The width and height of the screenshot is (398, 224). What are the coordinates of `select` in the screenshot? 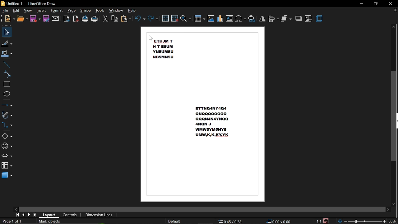 It's located at (7, 32).